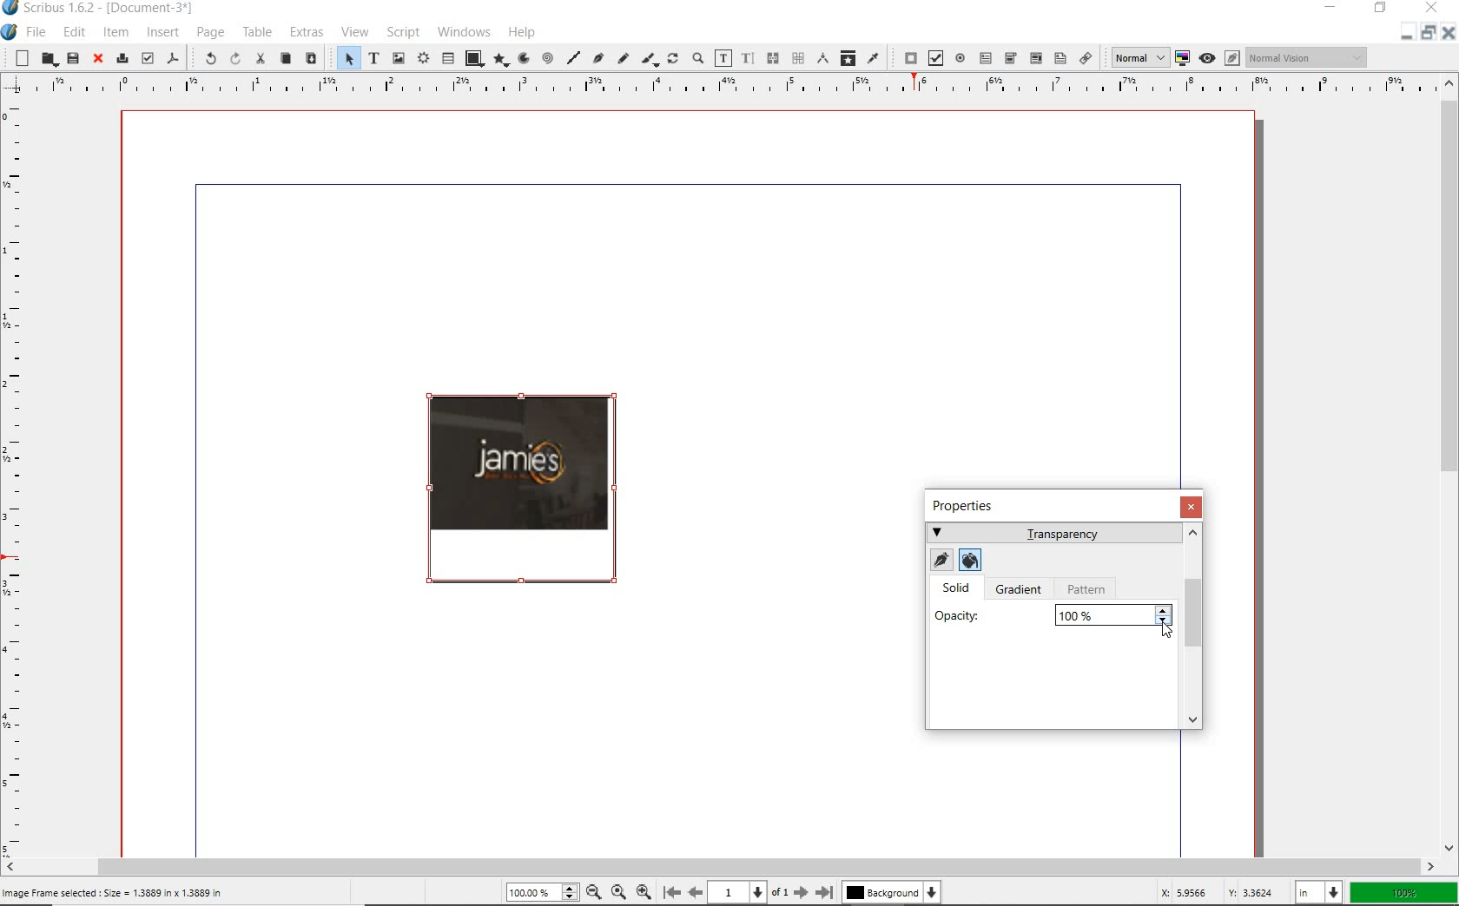  Describe the element at coordinates (719, 866) in the screenshot. I see `SCROLLBAR` at that location.